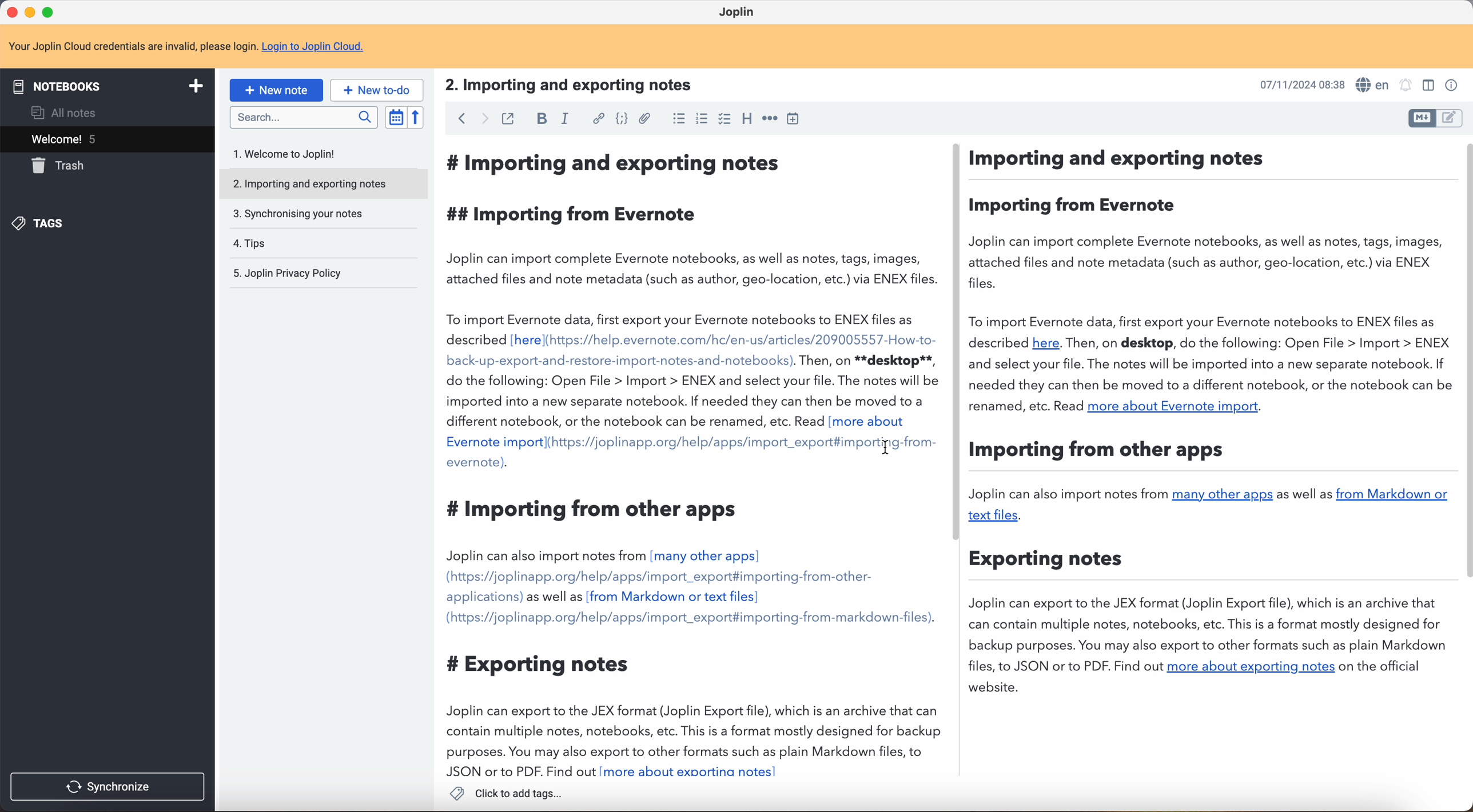 The width and height of the screenshot is (1473, 812). I want to click on toggle editor layout, so click(1426, 86).